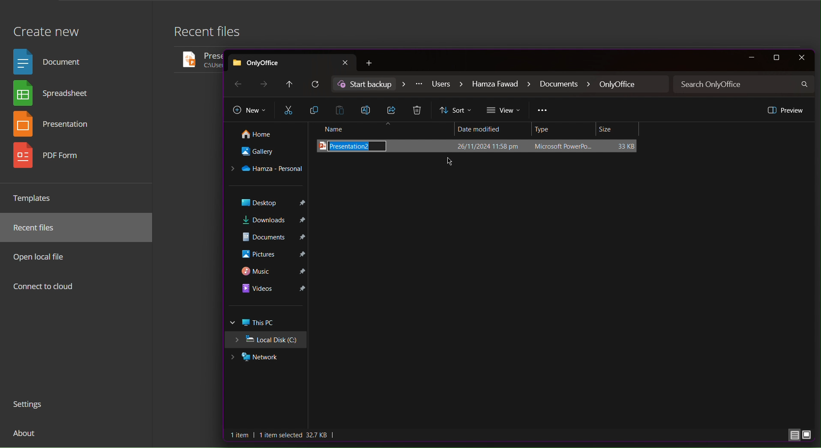  Describe the element at coordinates (42, 257) in the screenshot. I see `Open Local File` at that location.